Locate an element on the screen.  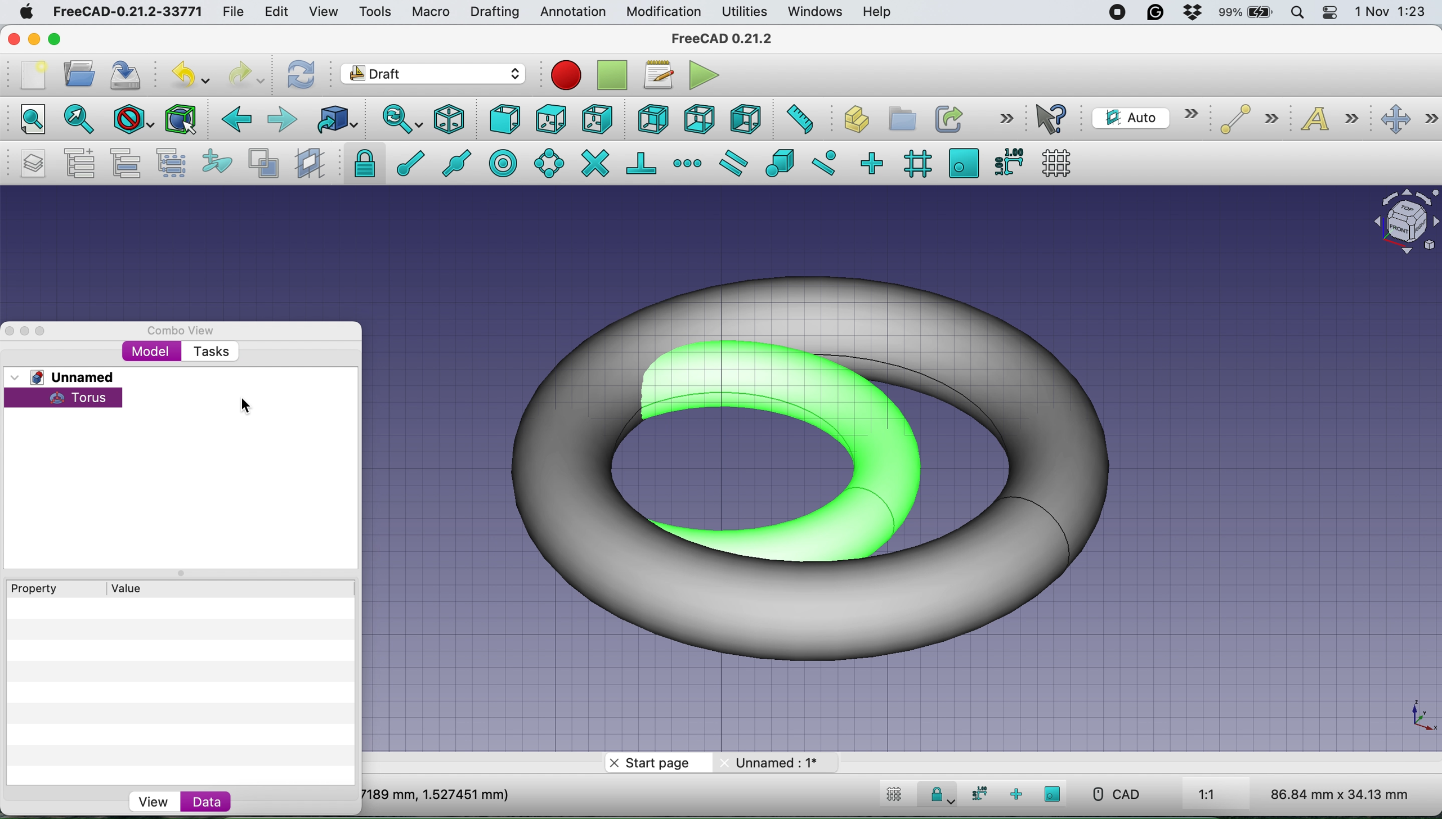
top is located at coordinates (549, 118).